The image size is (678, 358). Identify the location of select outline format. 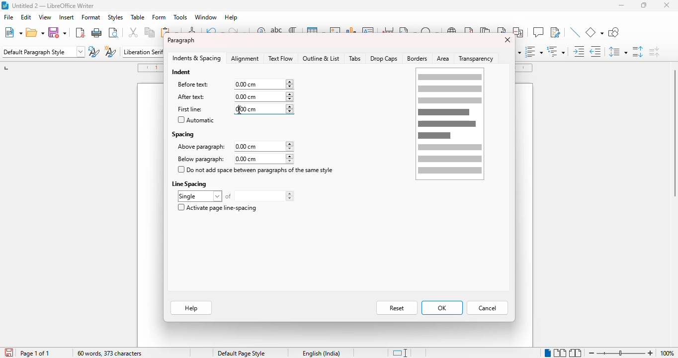
(556, 51).